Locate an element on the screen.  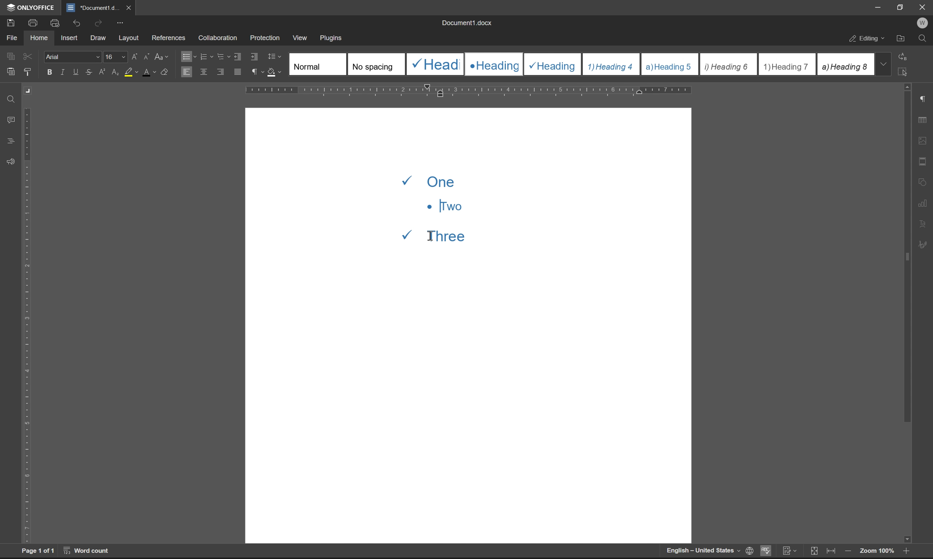
open file location is located at coordinates (901, 40).